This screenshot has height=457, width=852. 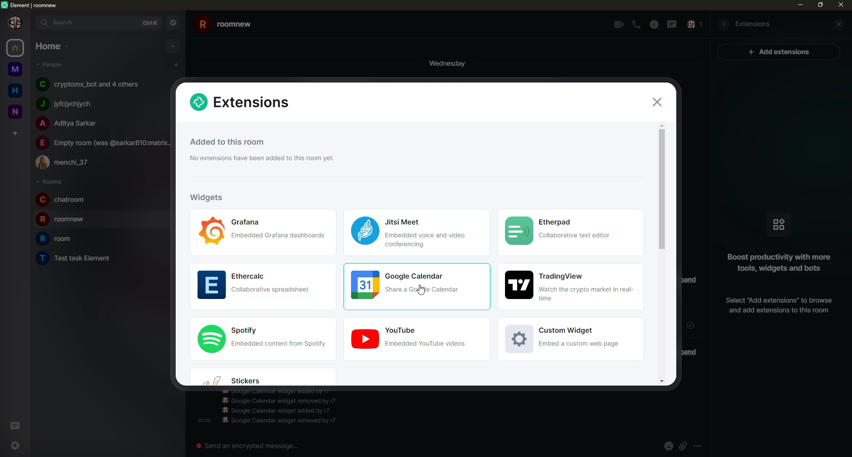 I want to click on widgets, so click(x=407, y=234).